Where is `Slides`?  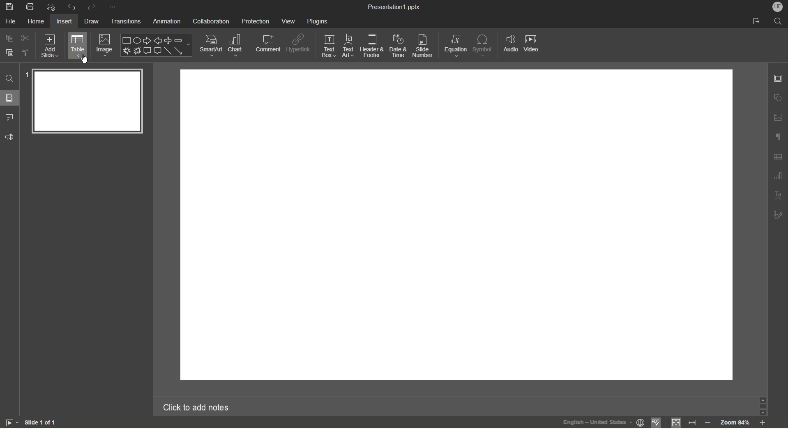 Slides is located at coordinates (10, 98).